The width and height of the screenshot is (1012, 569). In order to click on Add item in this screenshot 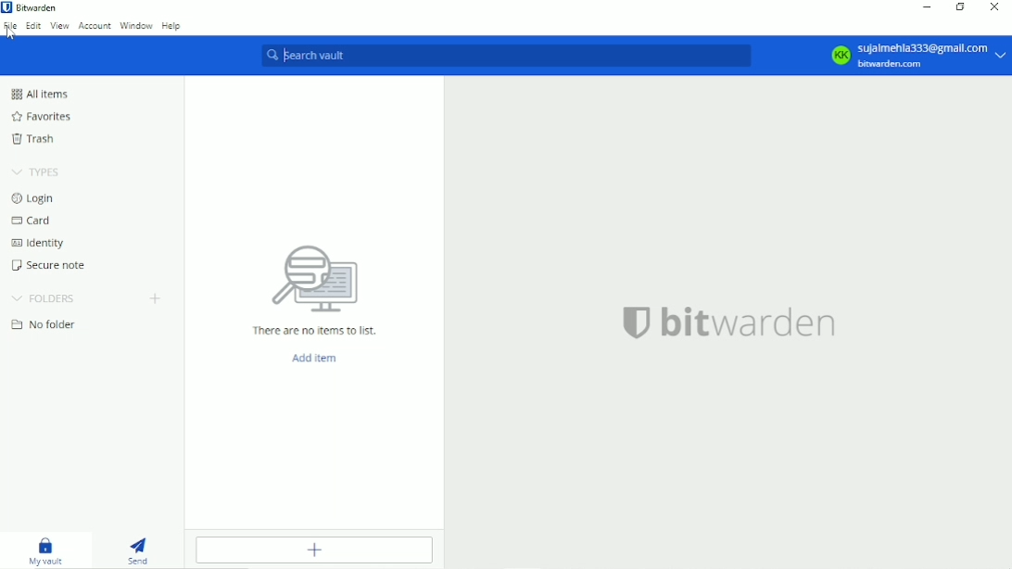, I will do `click(319, 550)`.